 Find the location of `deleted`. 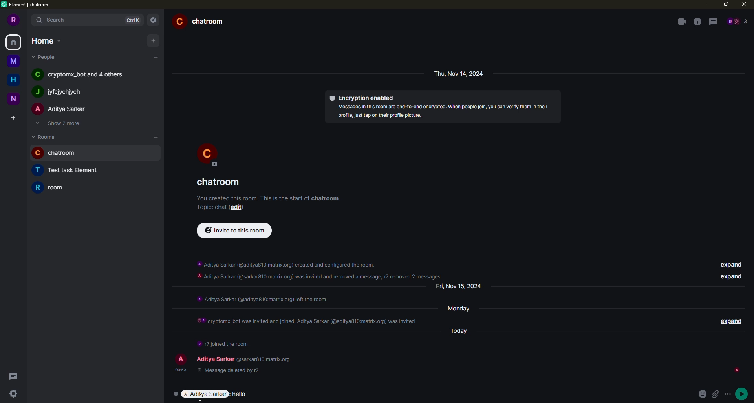

deleted is located at coordinates (226, 372).